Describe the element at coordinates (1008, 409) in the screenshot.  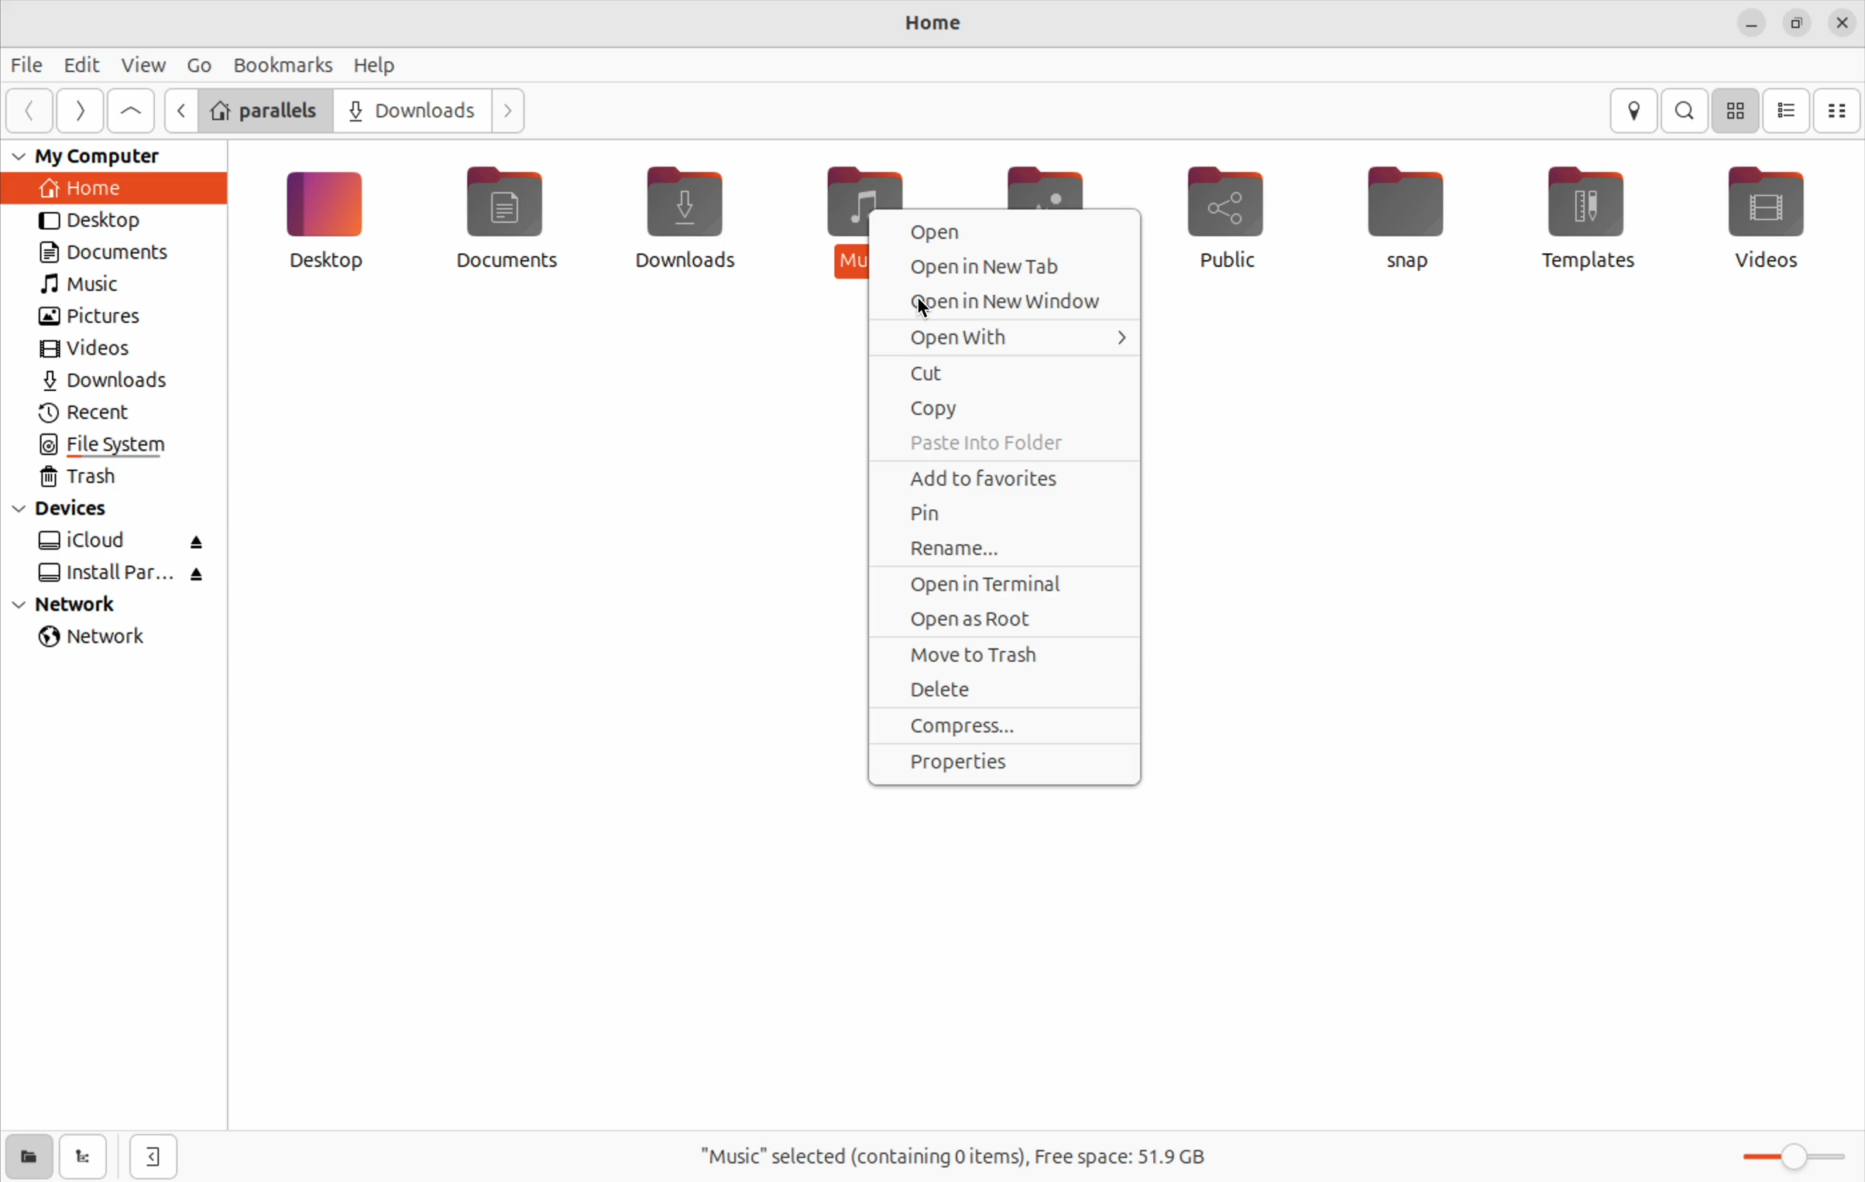
I see `copy` at that location.